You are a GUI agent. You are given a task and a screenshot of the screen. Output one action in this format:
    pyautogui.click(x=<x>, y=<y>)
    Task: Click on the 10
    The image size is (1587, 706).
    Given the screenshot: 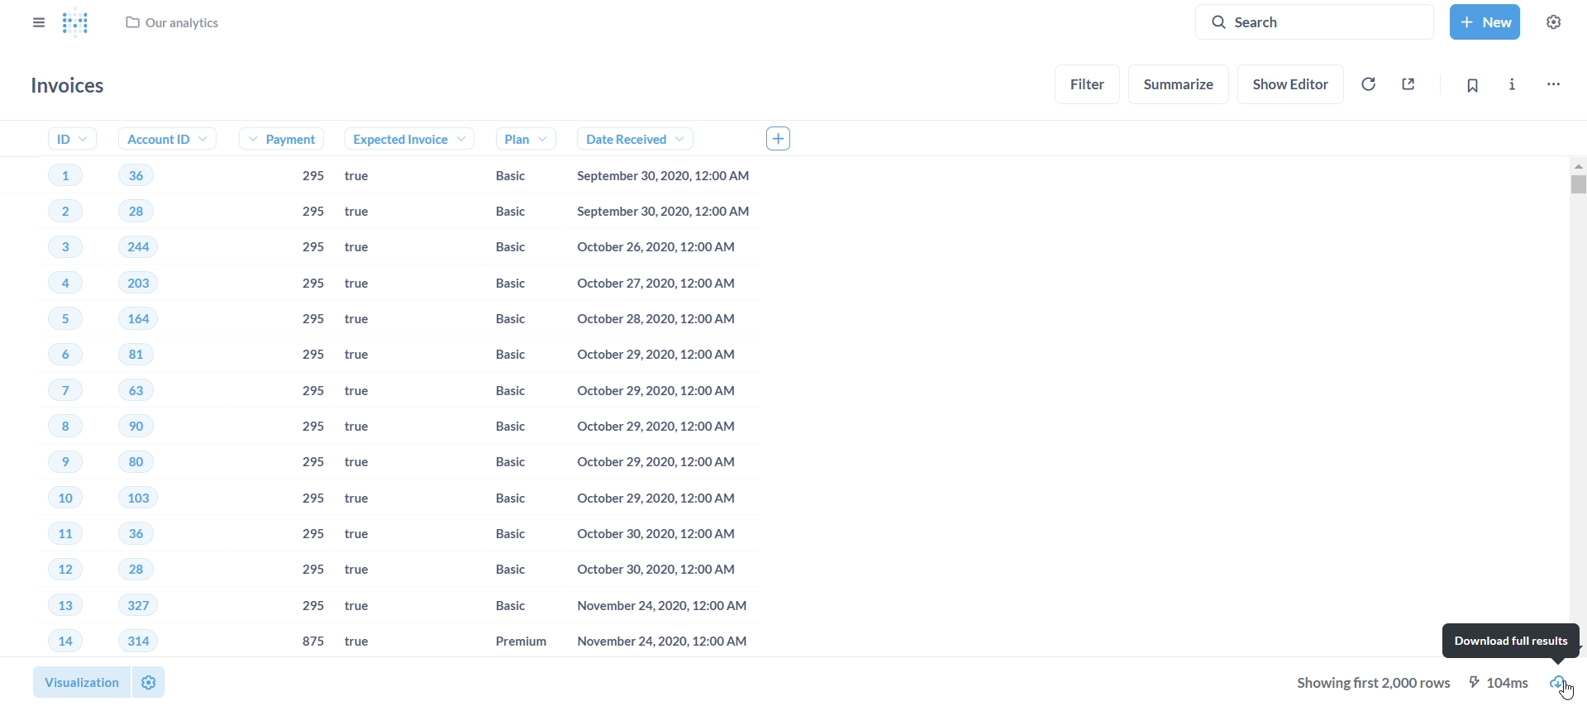 What is the action you would take?
    pyautogui.click(x=50, y=502)
    